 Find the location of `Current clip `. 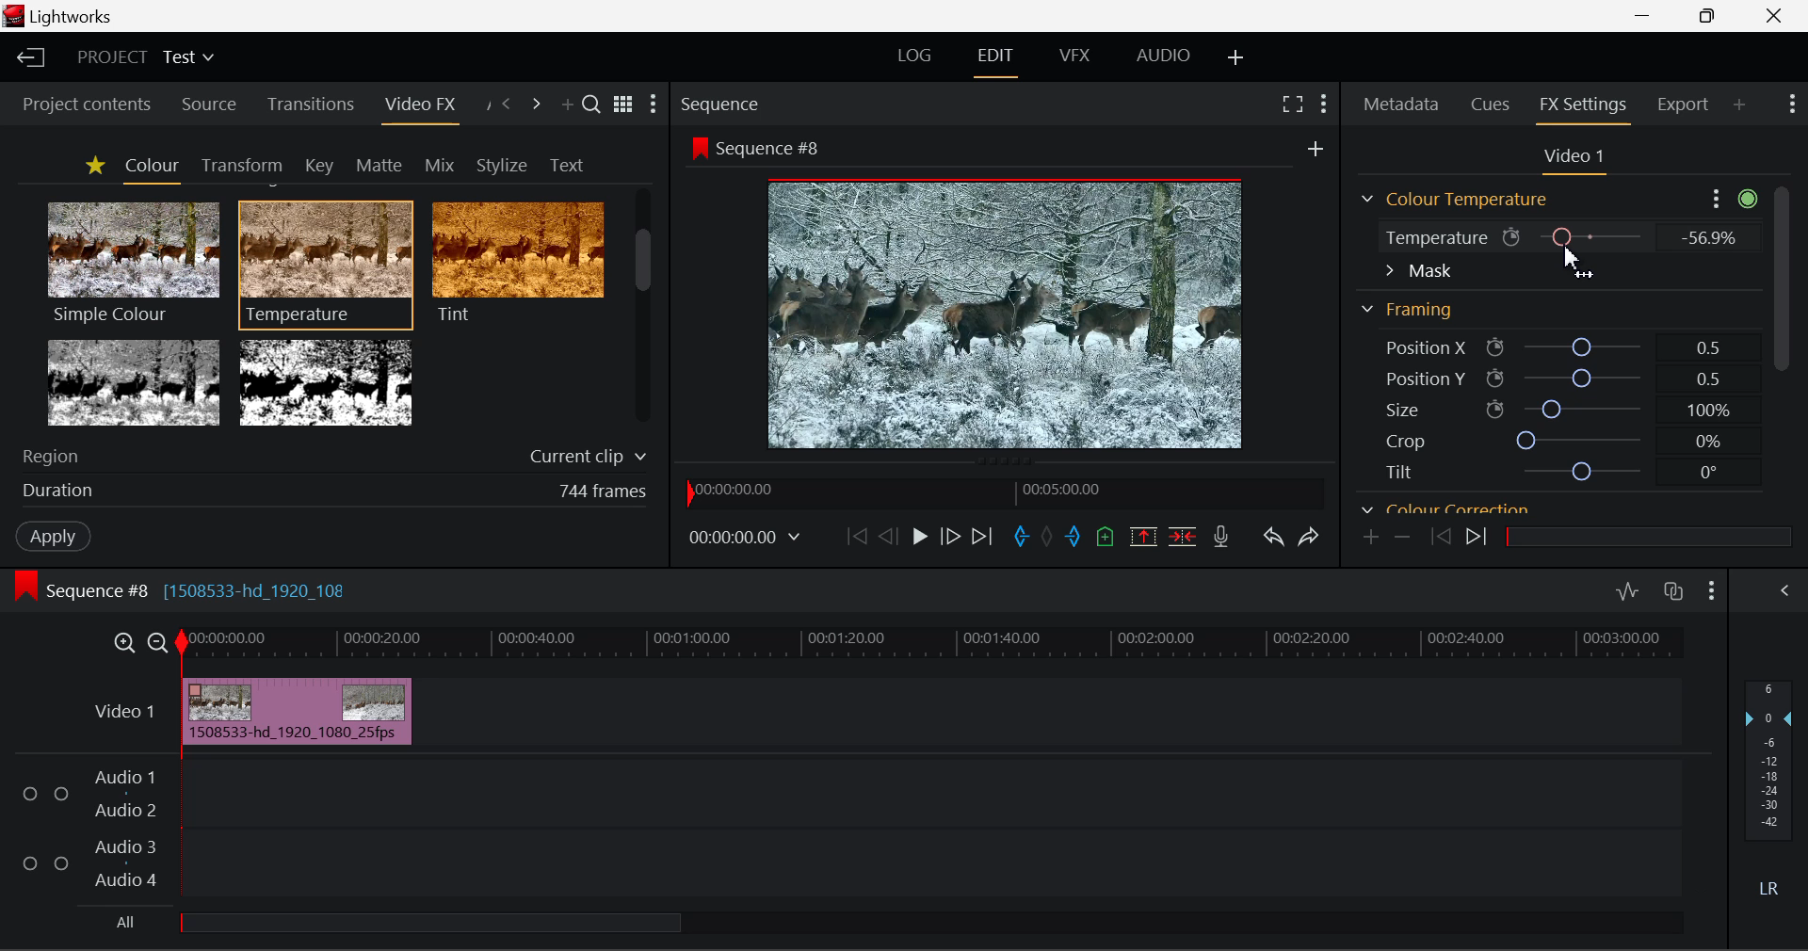

Current clip  is located at coordinates (585, 458).